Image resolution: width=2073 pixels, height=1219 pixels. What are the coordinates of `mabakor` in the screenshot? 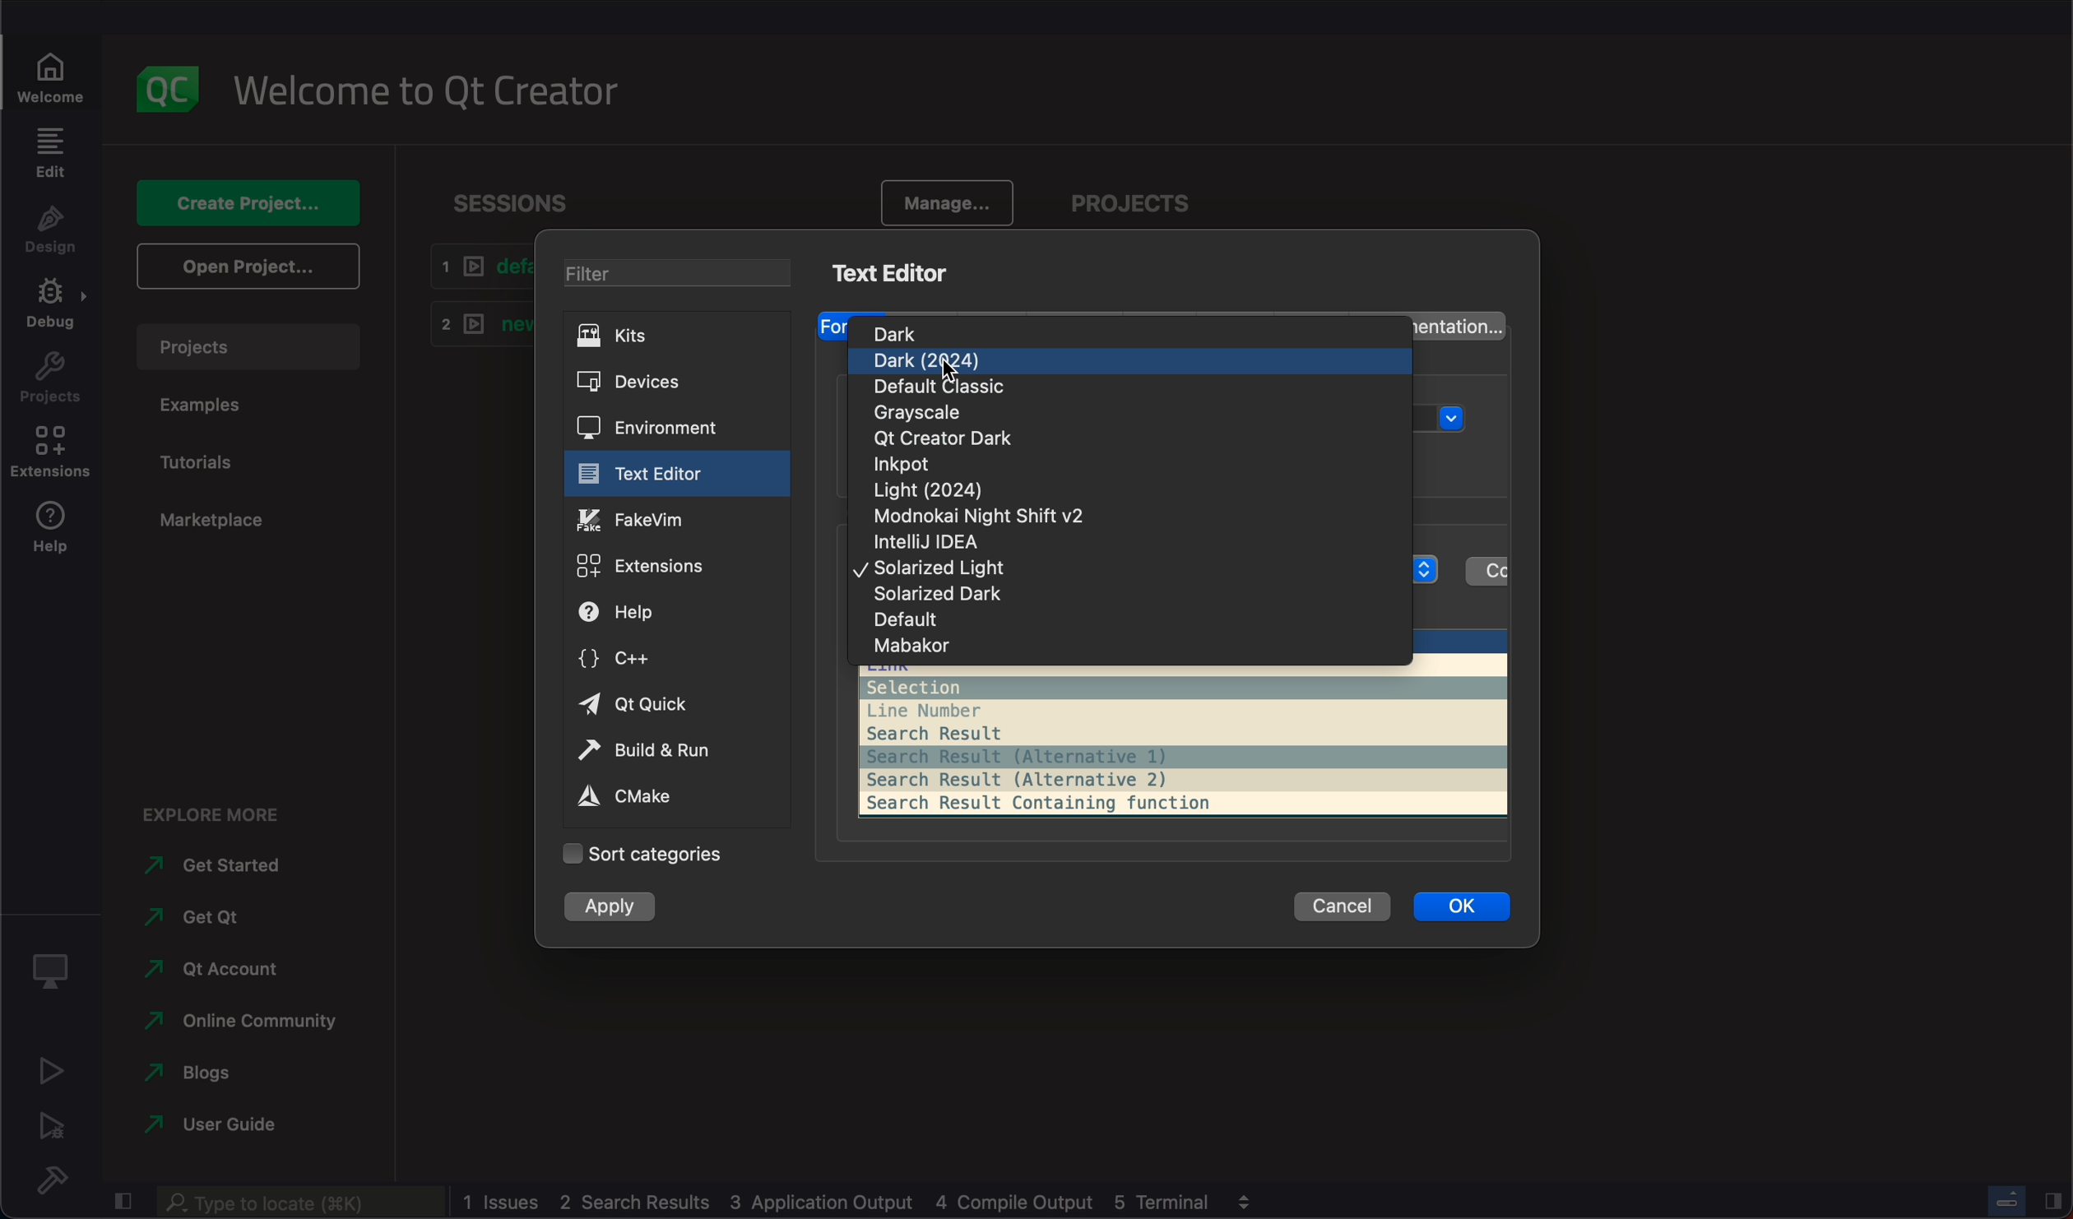 It's located at (936, 646).